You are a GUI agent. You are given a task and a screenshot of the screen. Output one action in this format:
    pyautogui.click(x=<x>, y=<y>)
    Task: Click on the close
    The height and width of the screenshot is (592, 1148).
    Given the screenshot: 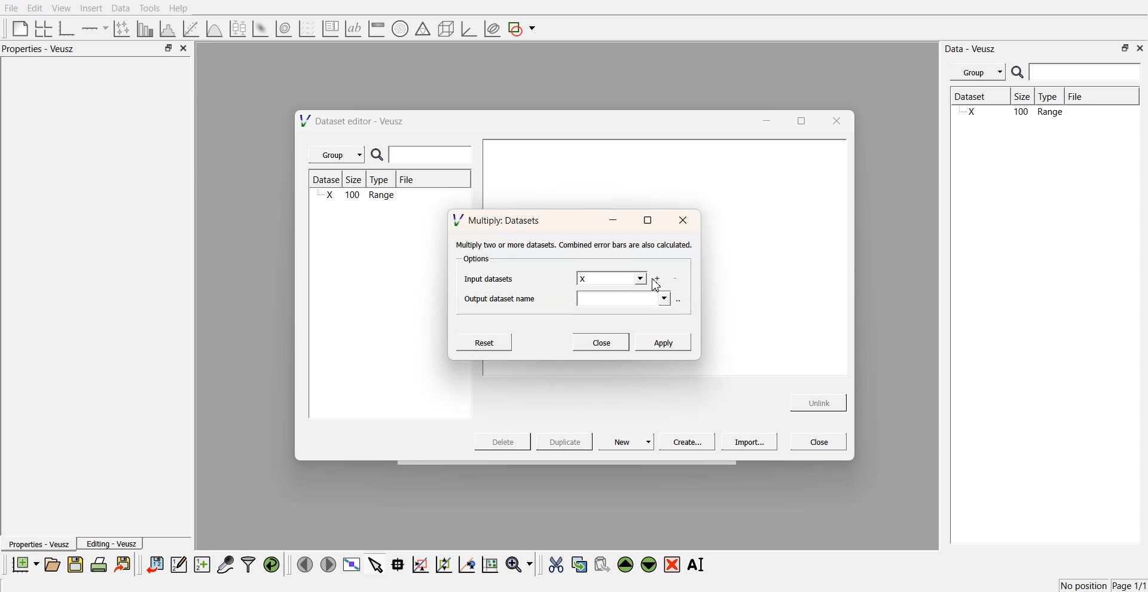 What is the action you would take?
    pyautogui.click(x=835, y=120)
    